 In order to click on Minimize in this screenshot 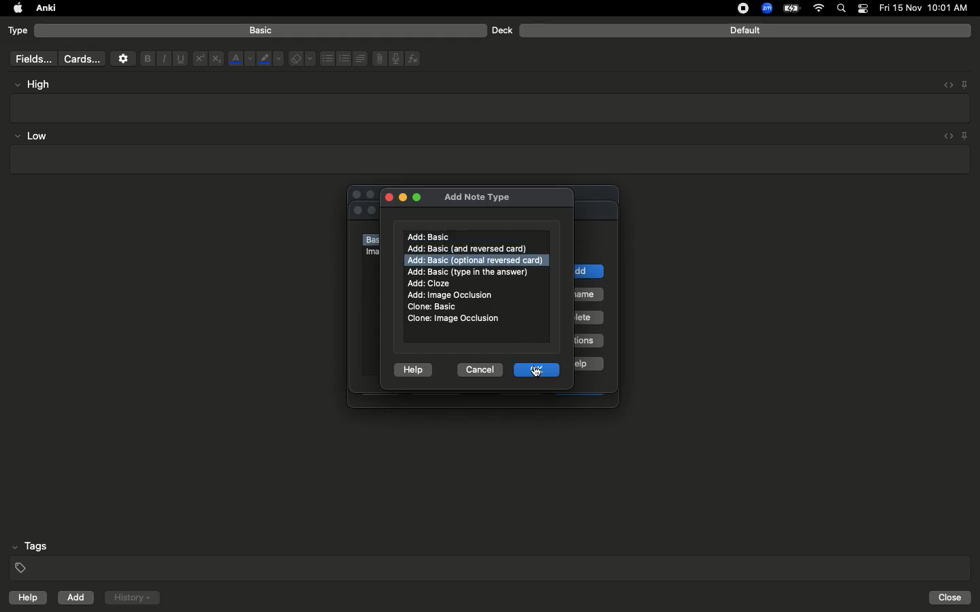, I will do `click(402, 198)`.